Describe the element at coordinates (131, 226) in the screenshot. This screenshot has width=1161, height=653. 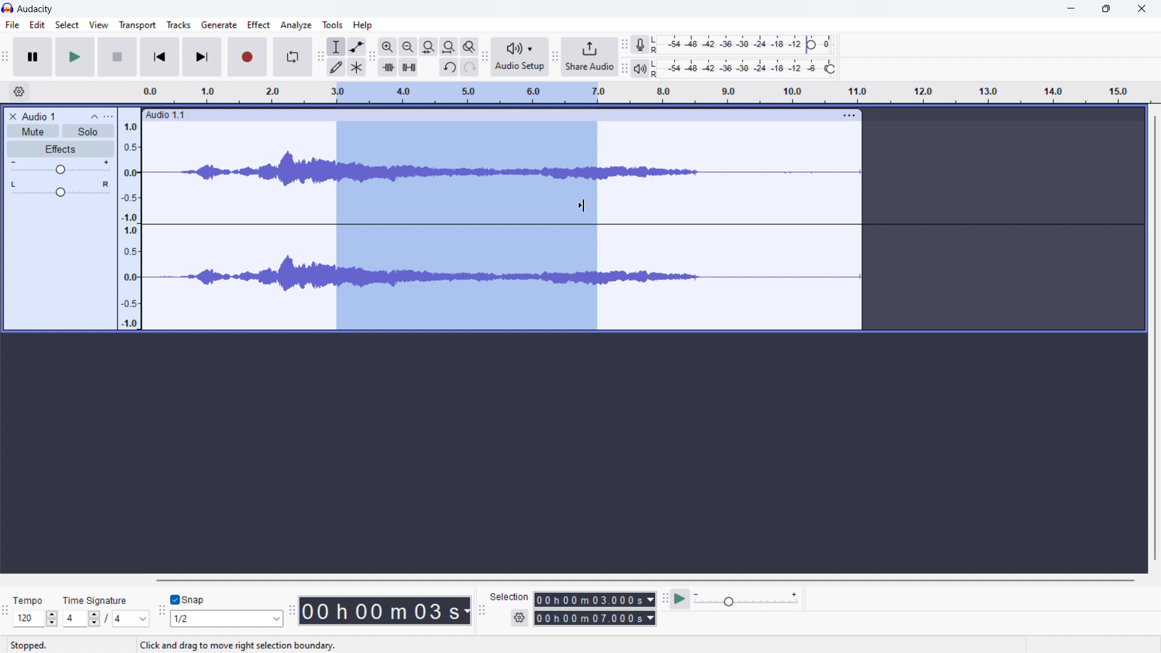
I see `amplitude` at that location.